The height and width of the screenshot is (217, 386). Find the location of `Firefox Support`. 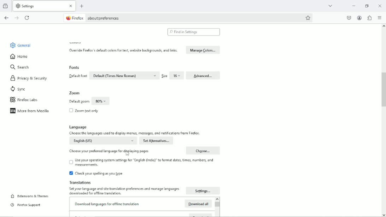

Firefox Support is located at coordinates (31, 205).